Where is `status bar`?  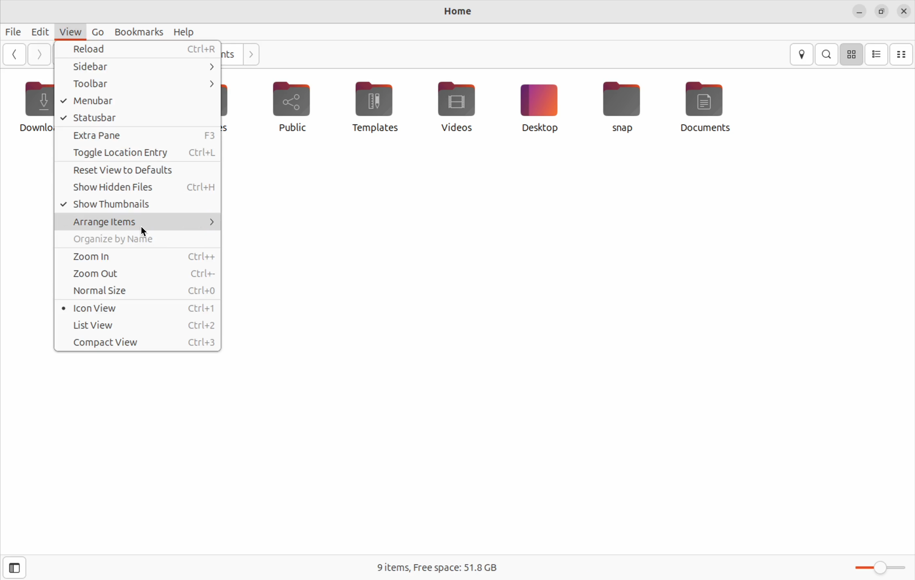
status bar is located at coordinates (138, 118).